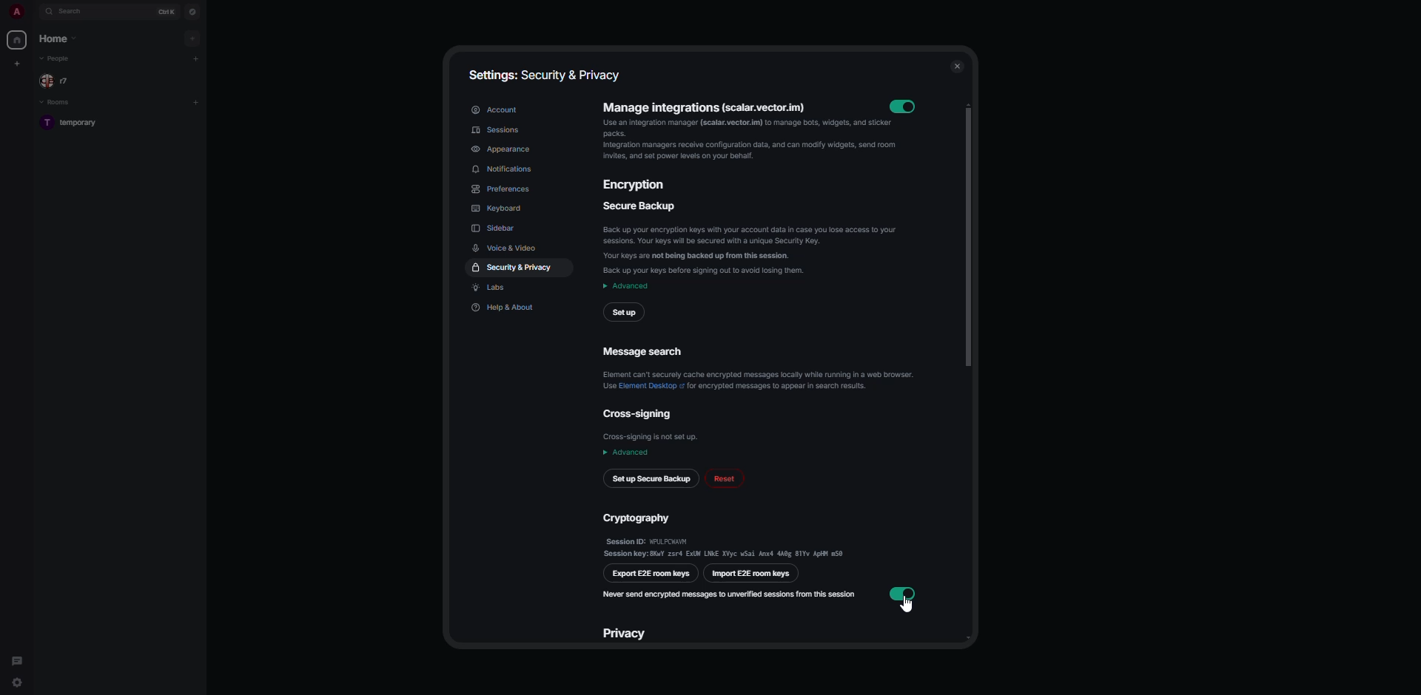  I want to click on scroll bar, so click(968, 234).